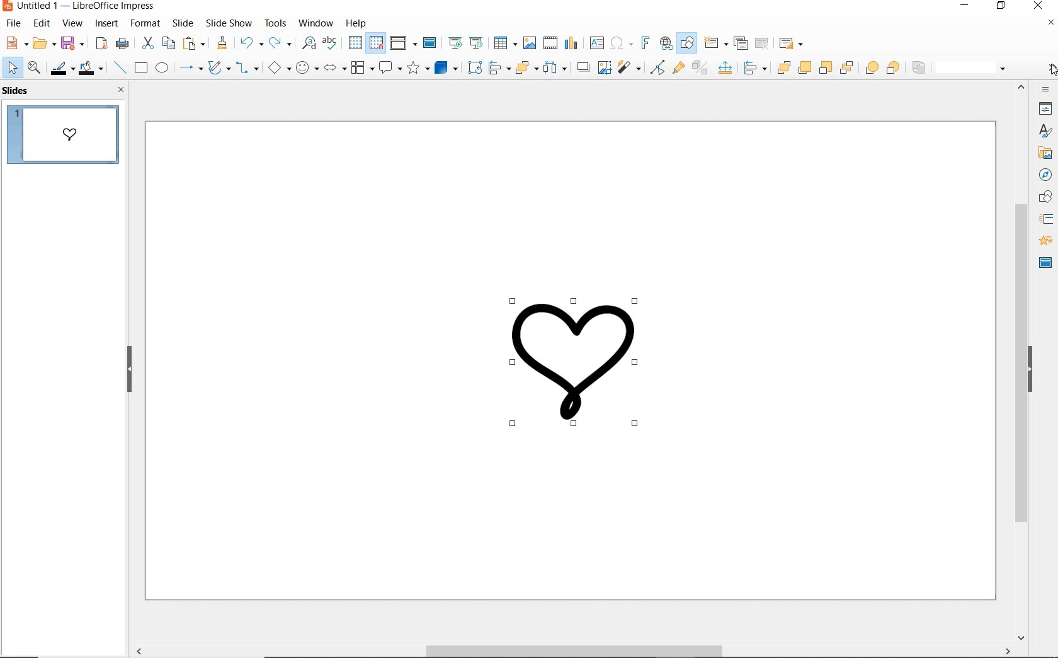 The image size is (1058, 658). Describe the element at coordinates (278, 69) in the screenshot. I see `basic shapes` at that location.